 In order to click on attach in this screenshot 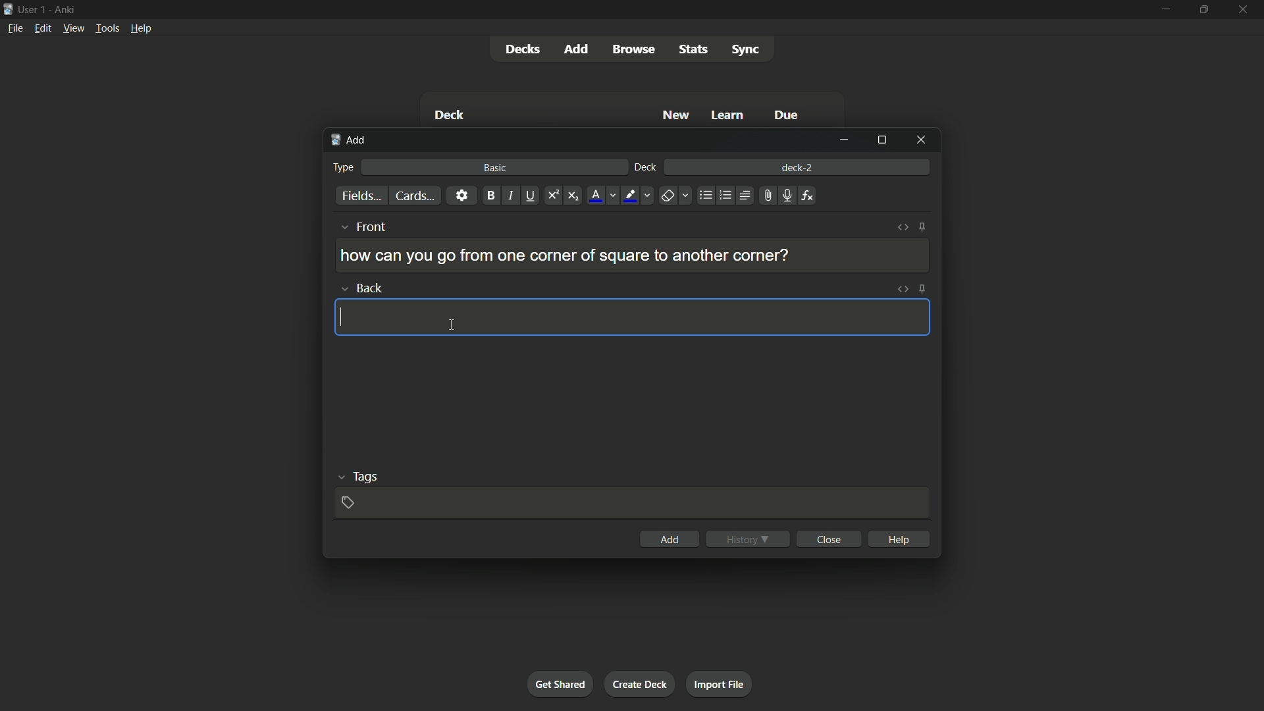, I will do `click(768, 195)`.